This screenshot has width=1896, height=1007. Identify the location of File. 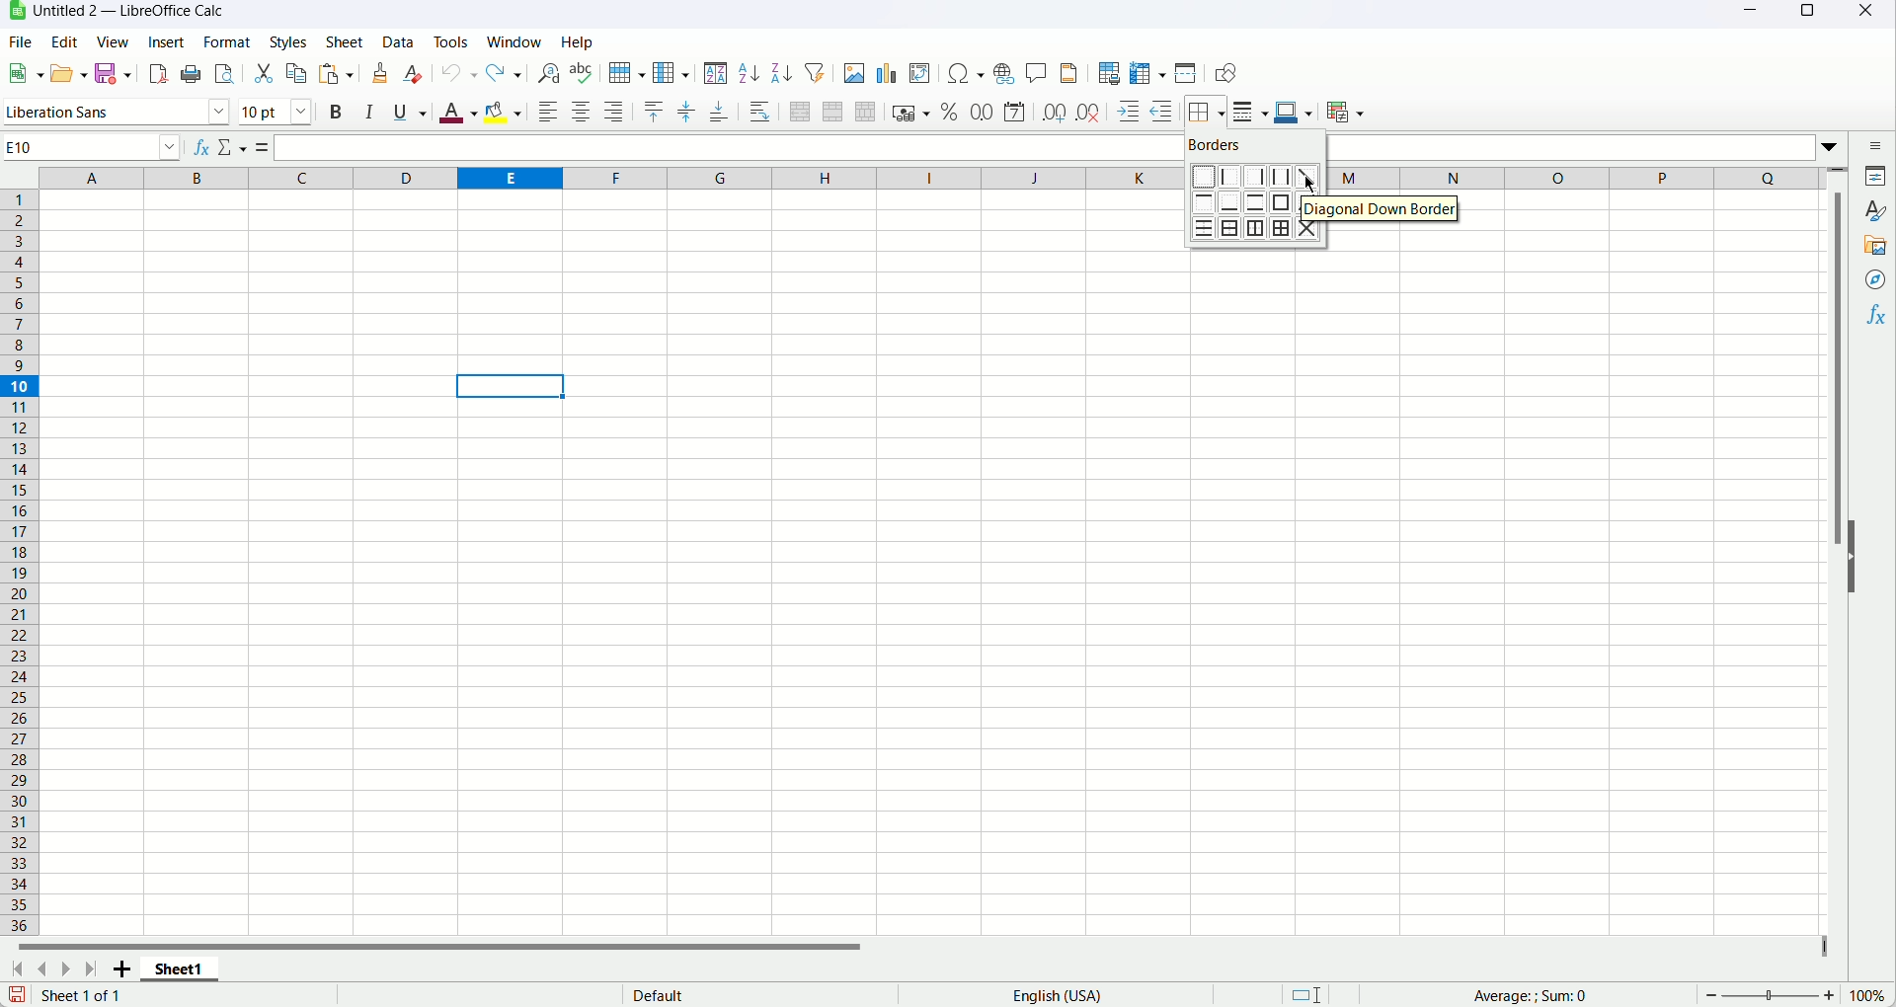
(22, 40).